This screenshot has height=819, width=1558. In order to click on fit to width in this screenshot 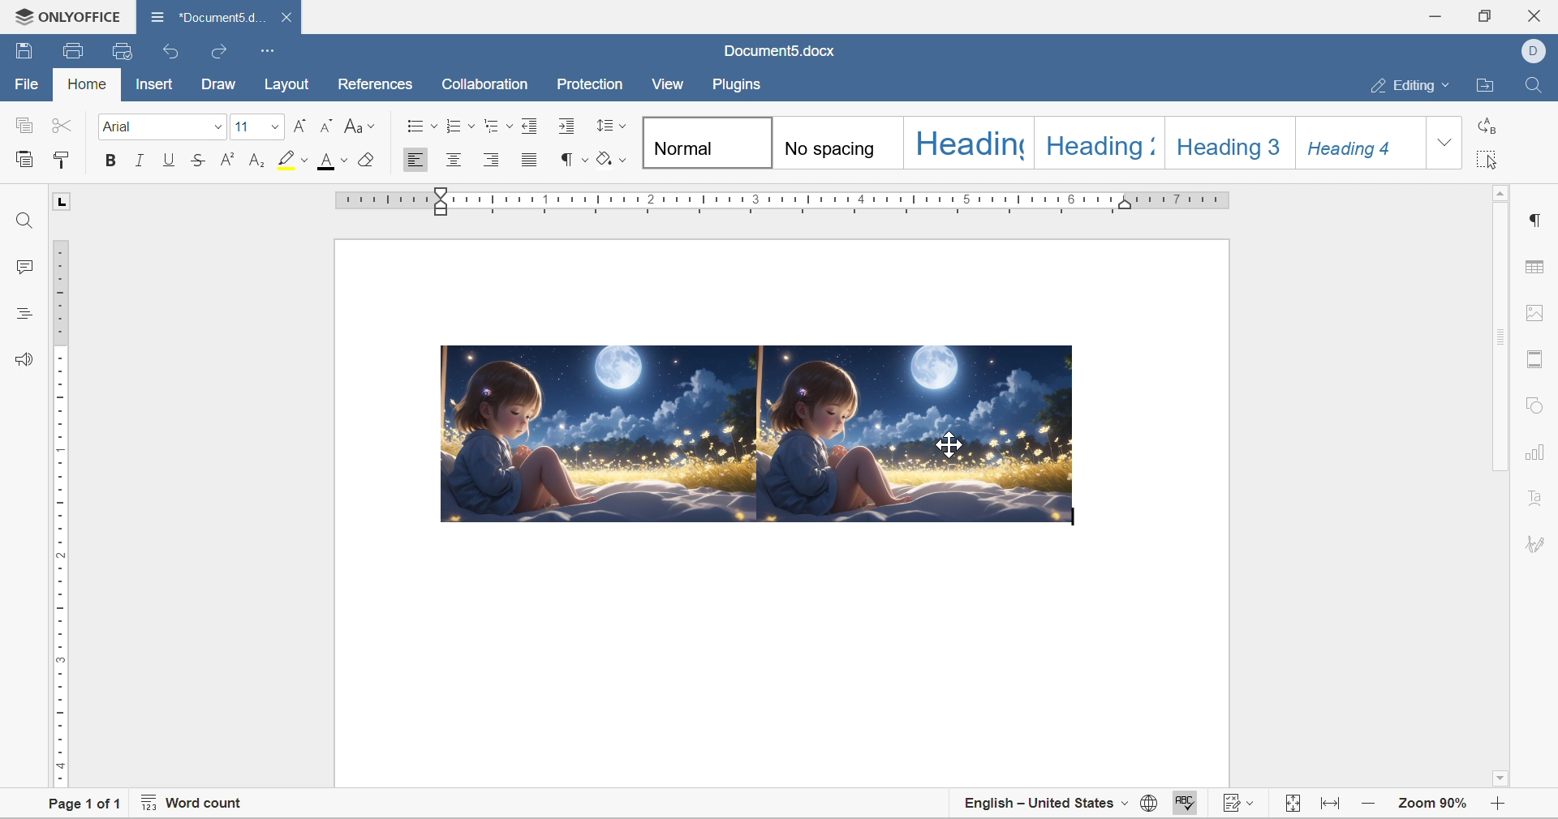, I will do `click(1332, 804)`.